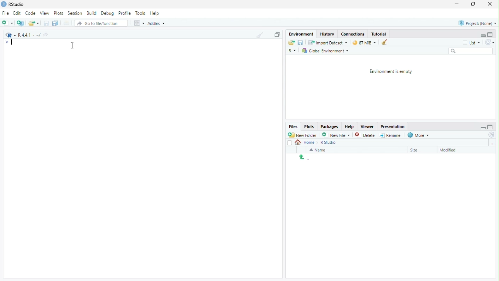 The height and width of the screenshot is (281, 499). I want to click on History, so click(328, 34).